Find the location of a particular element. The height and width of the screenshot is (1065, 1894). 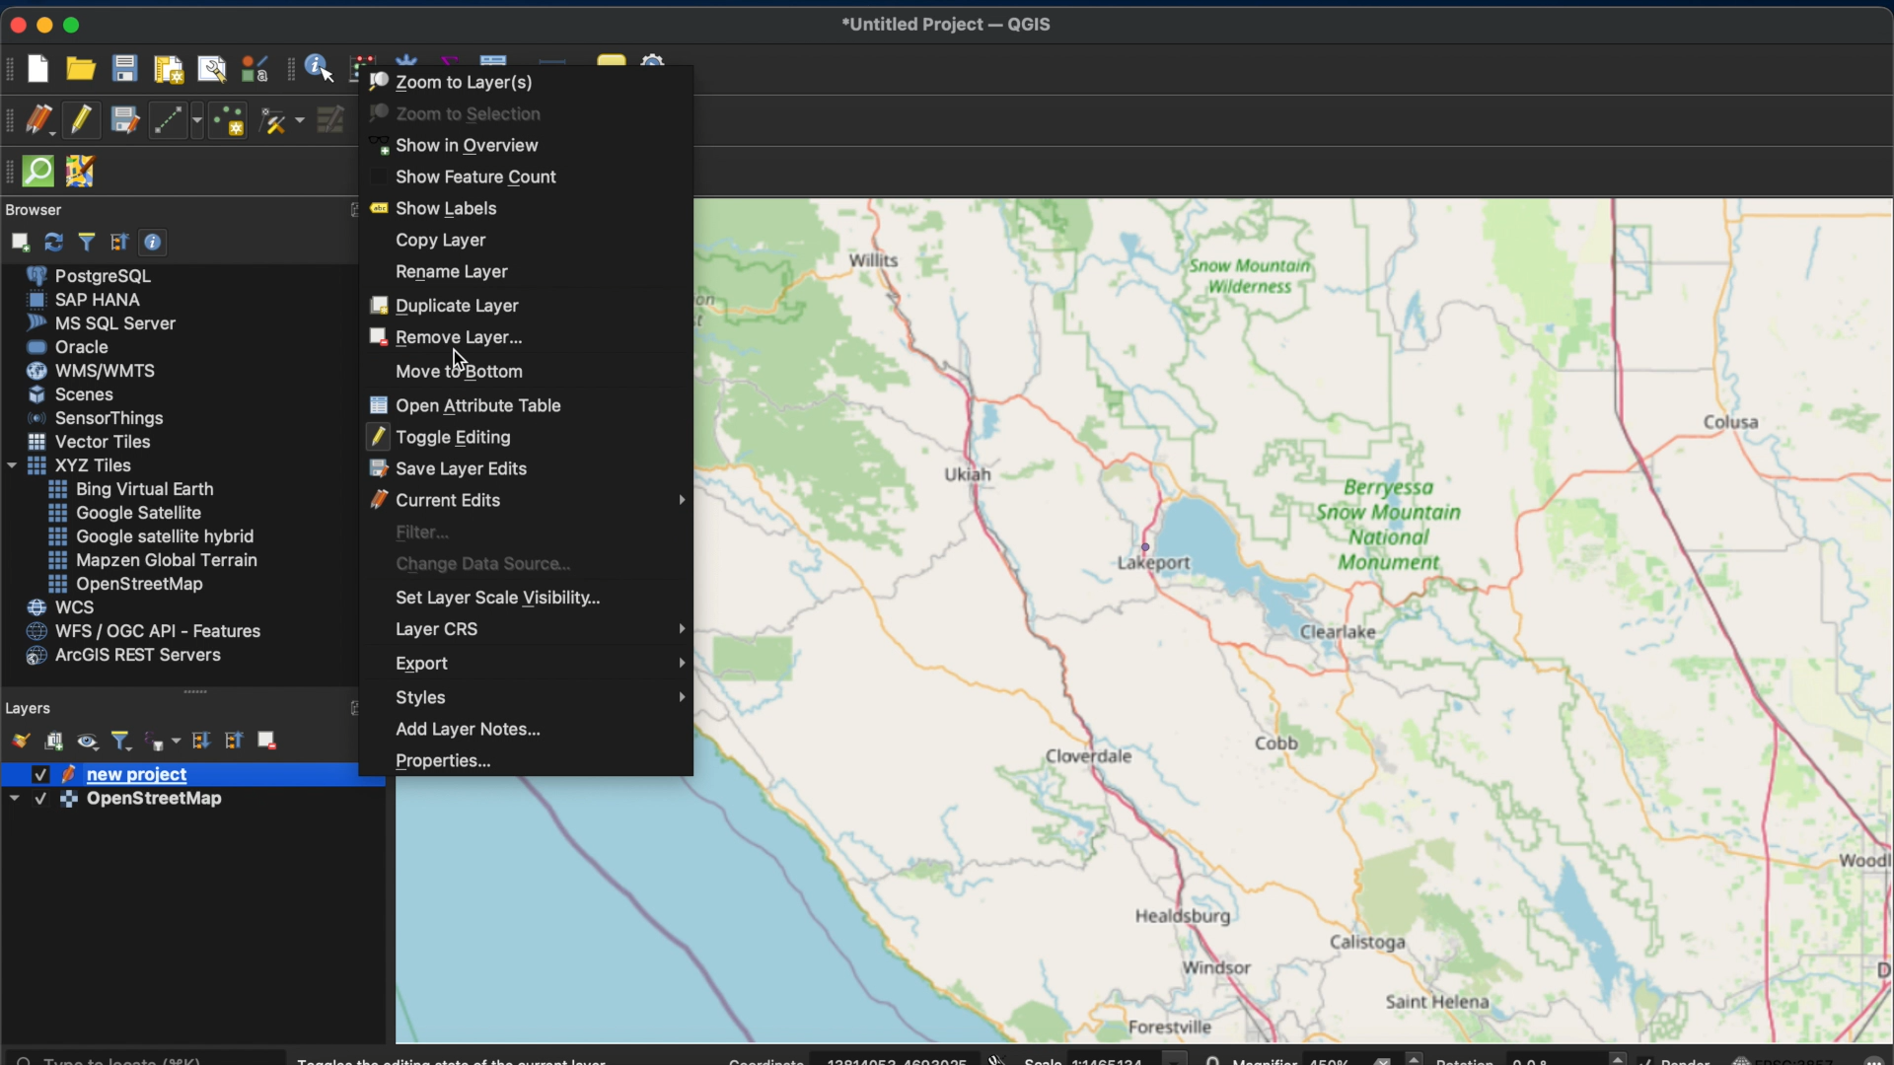

project toolbar is located at coordinates (12, 67).